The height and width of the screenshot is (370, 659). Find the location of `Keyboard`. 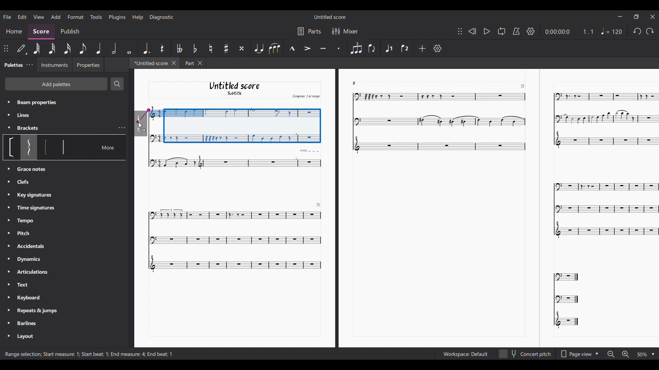

Keyboard is located at coordinates (34, 298).